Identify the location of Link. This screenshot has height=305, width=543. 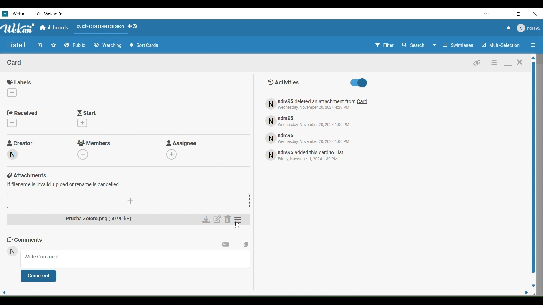
(477, 62).